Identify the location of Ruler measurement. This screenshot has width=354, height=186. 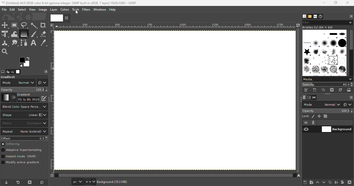
(76, 182).